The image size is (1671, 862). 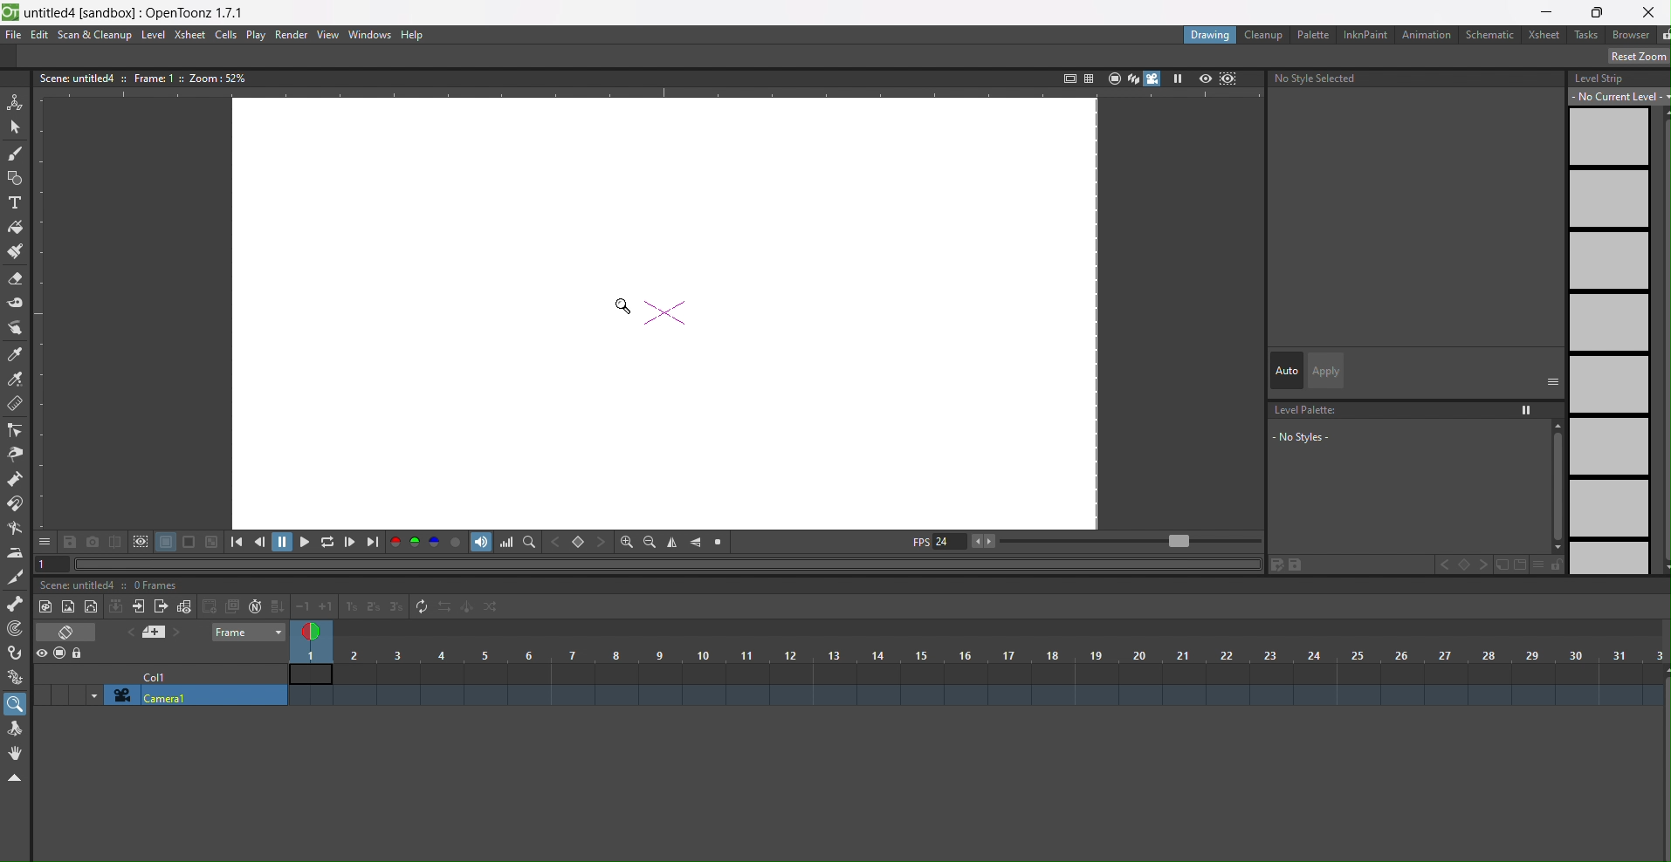 What do you see at coordinates (10, 11) in the screenshot?
I see `logo` at bounding box center [10, 11].